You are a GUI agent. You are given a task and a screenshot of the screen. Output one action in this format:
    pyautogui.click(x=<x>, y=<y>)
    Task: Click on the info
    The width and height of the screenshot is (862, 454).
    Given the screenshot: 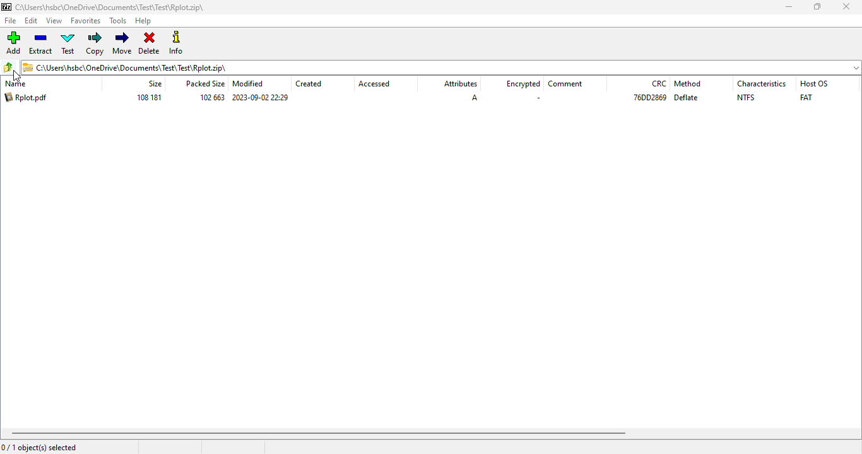 What is the action you would take?
    pyautogui.click(x=178, y=44)
    